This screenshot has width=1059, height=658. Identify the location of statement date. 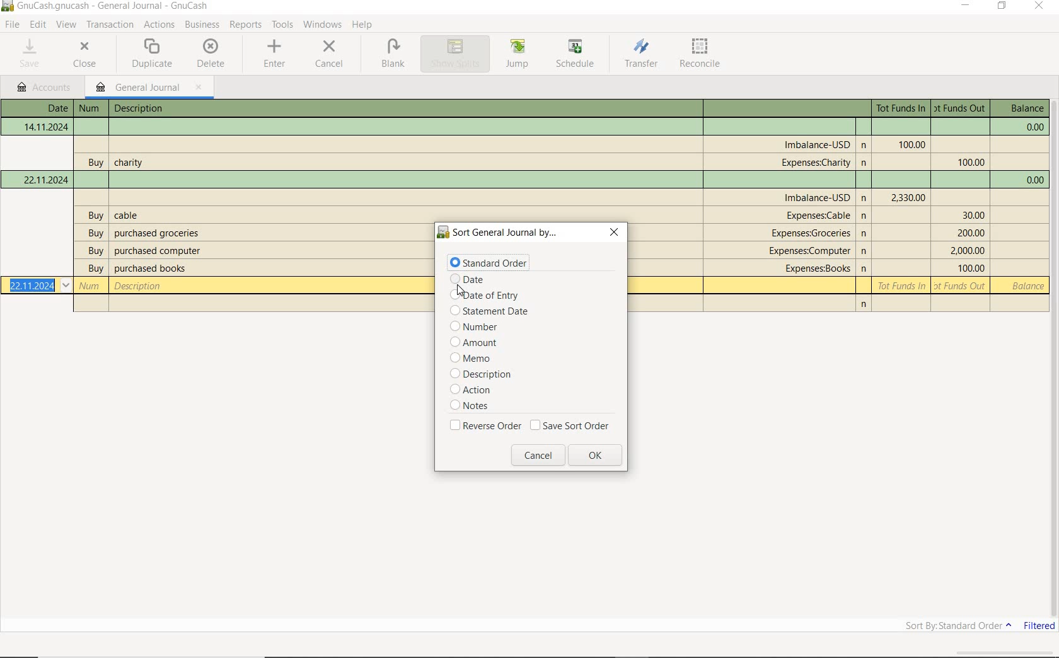
(485, 312).